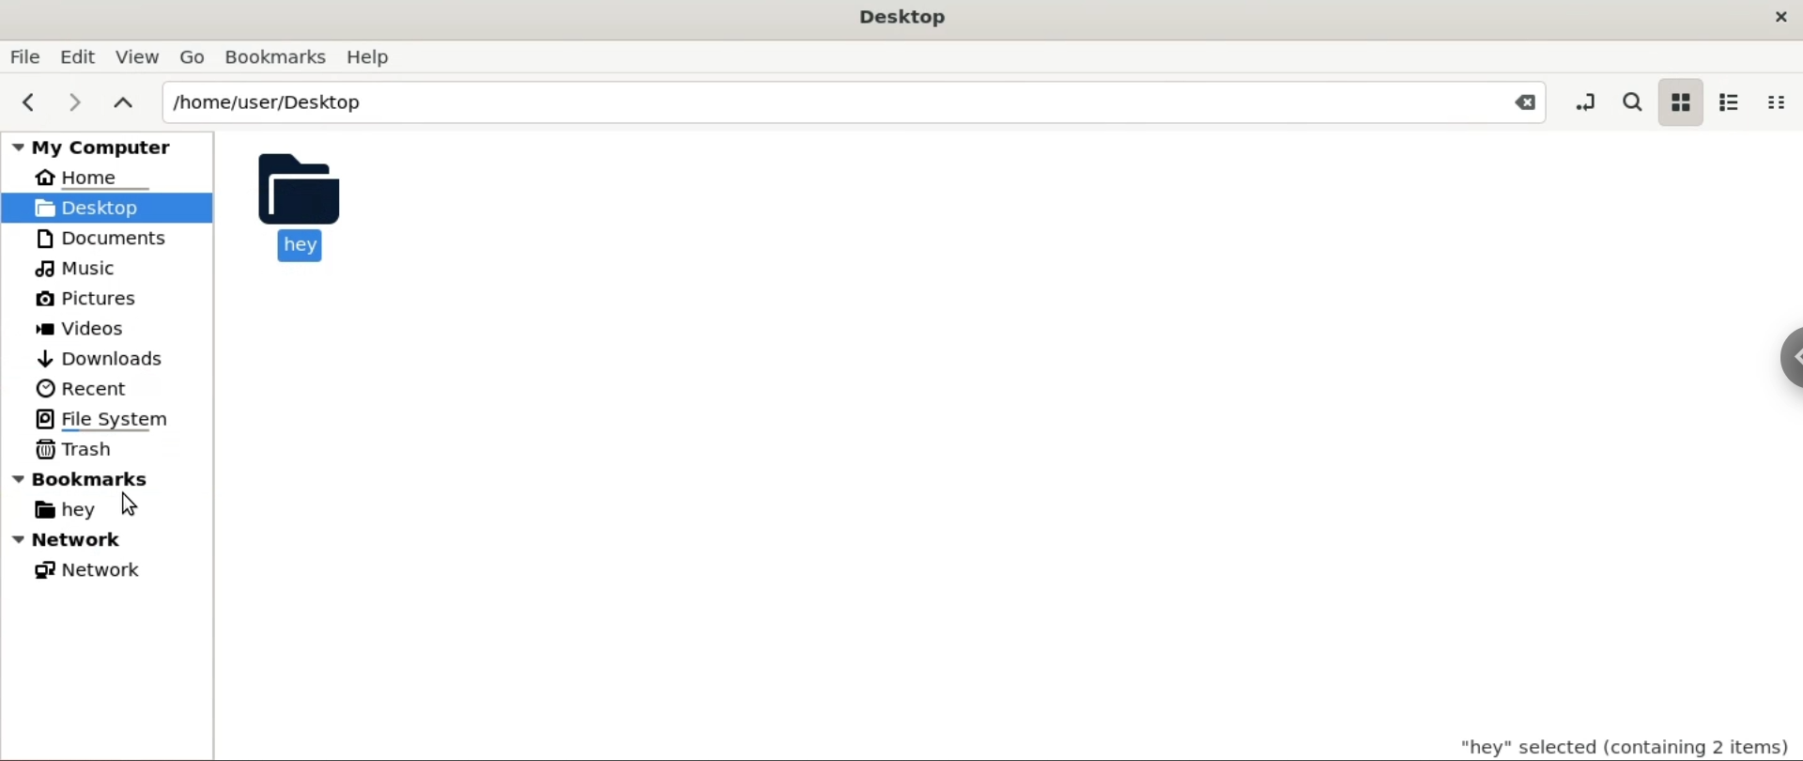 The height and width of the screenshot is (761, 1803). I want to click on compact view, so click(1781, 101).